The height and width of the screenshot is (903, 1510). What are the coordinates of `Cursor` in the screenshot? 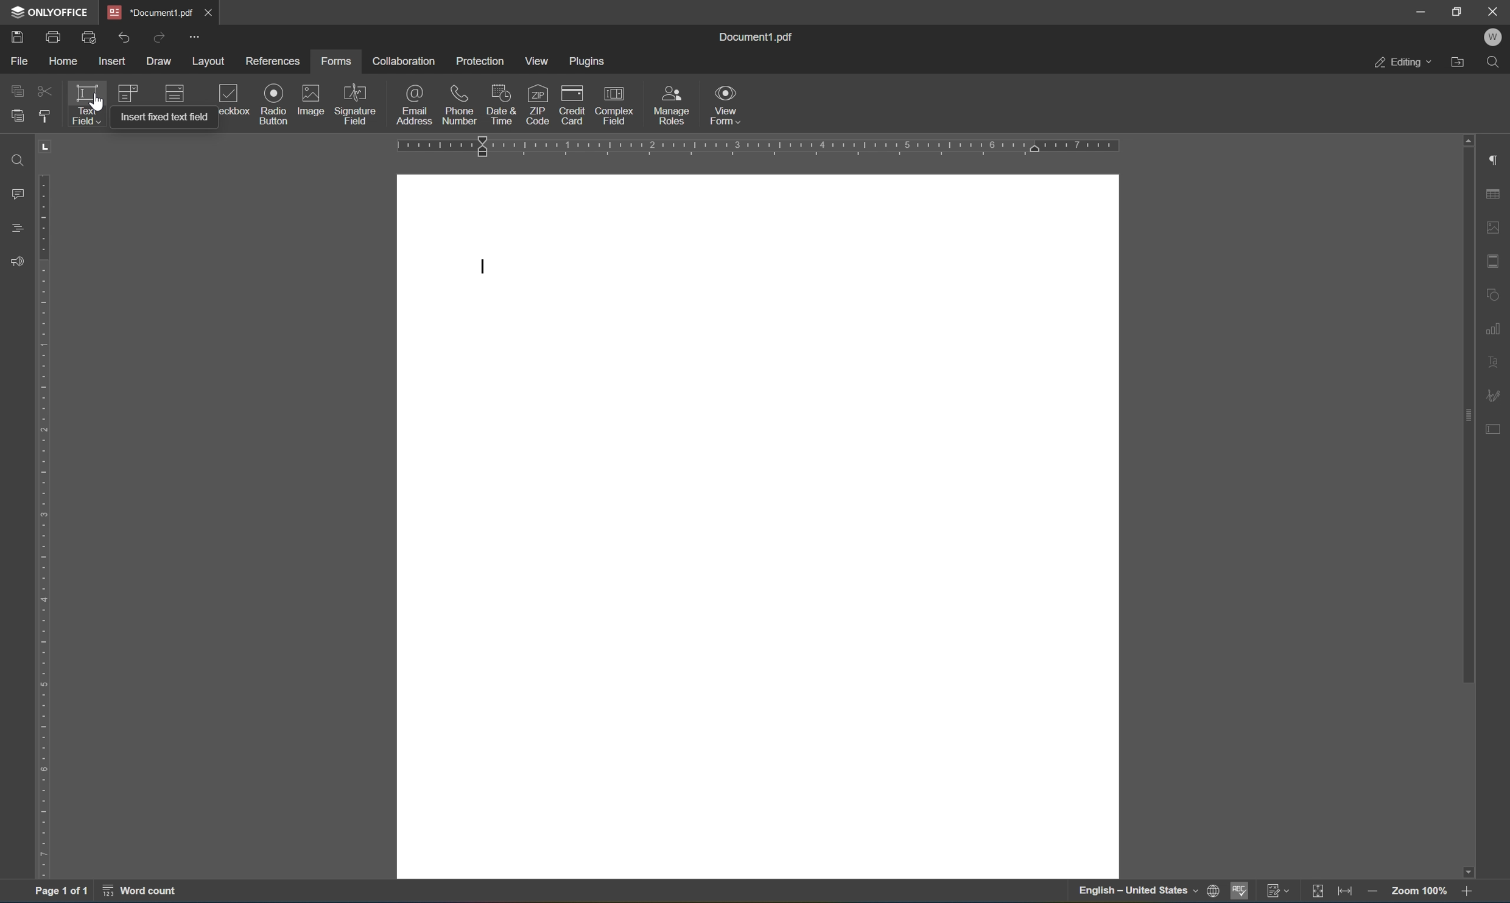 It's located at (95, 105).